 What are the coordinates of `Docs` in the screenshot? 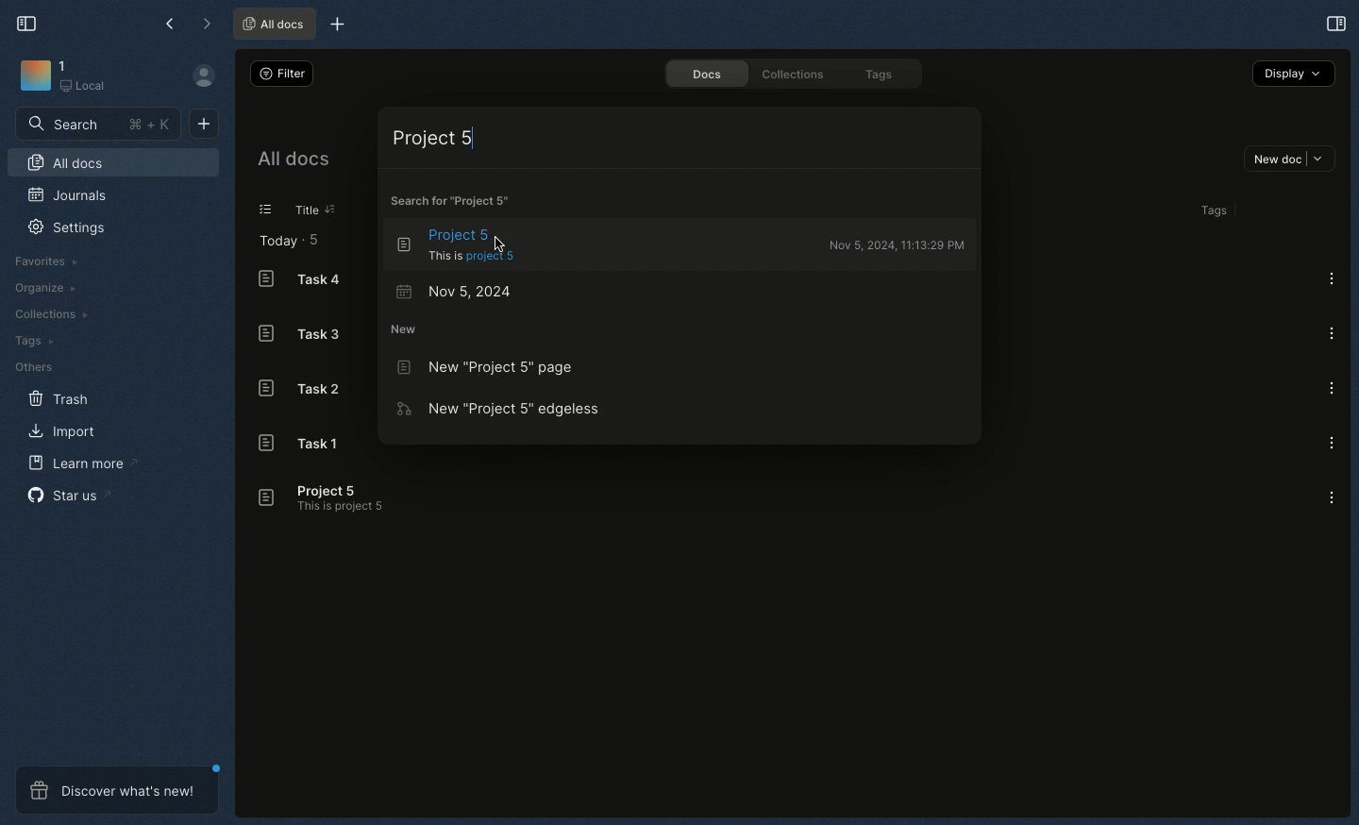 It's located at (702, 73).